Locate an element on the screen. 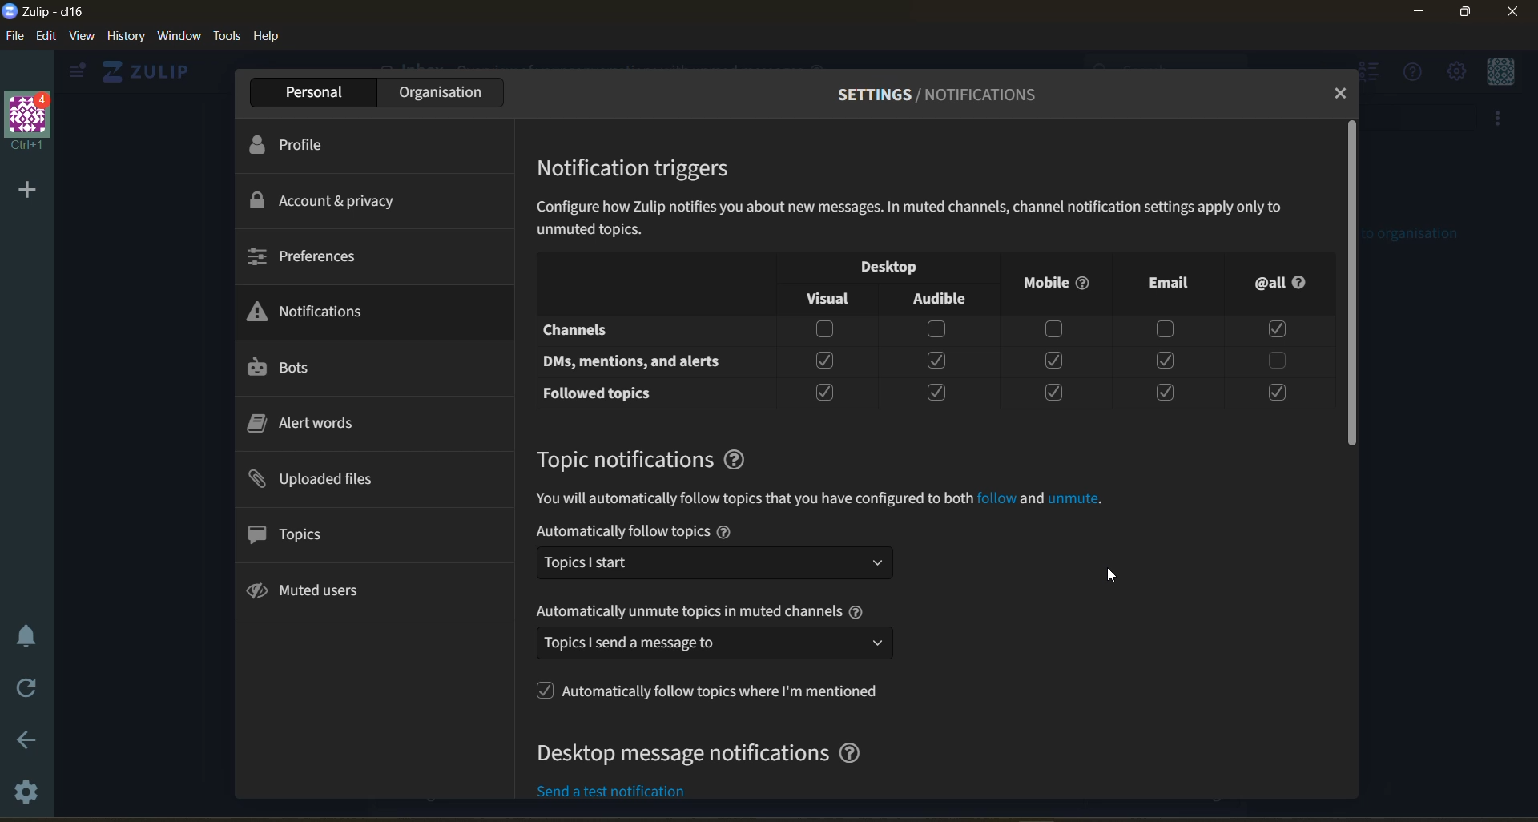  @all is located at coordinates (1287, 285).